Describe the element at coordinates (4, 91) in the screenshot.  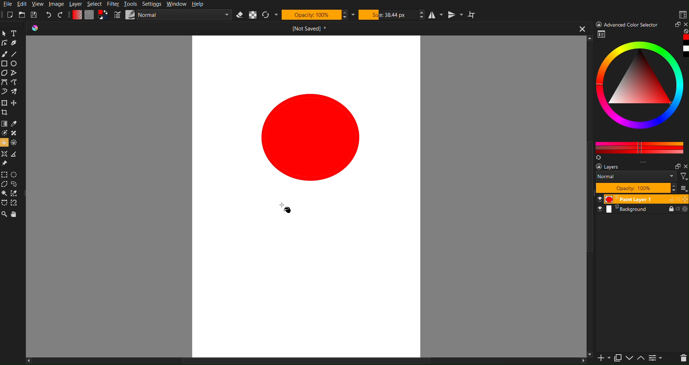
I see `Dynamic Brush` at that location.